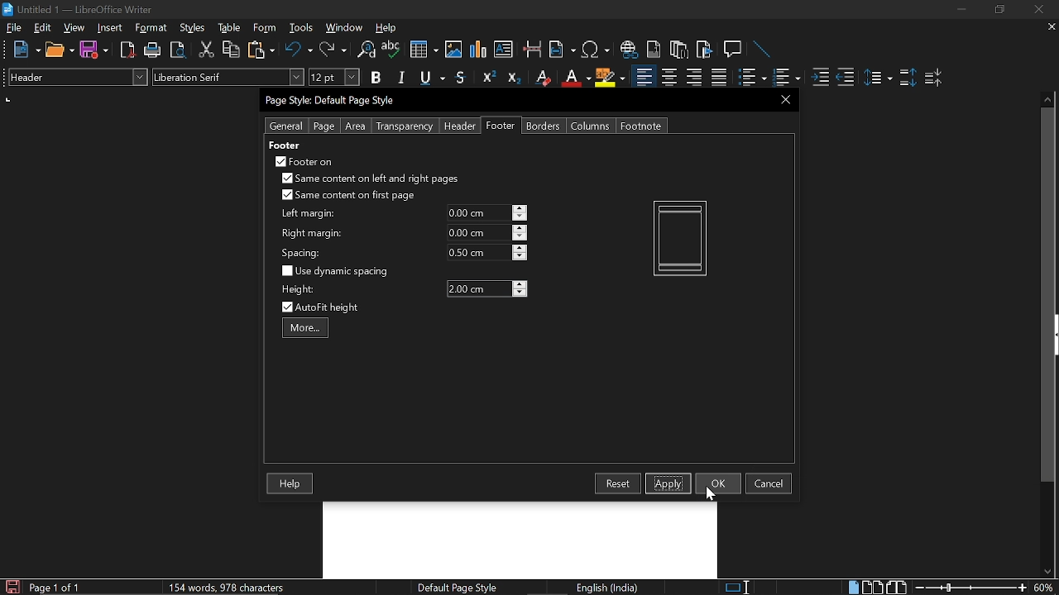 This screenshot has width=1059, height=595. Describe the element at coordinates (819, 77) in the screenshot. I see `Increase indent` at that location.